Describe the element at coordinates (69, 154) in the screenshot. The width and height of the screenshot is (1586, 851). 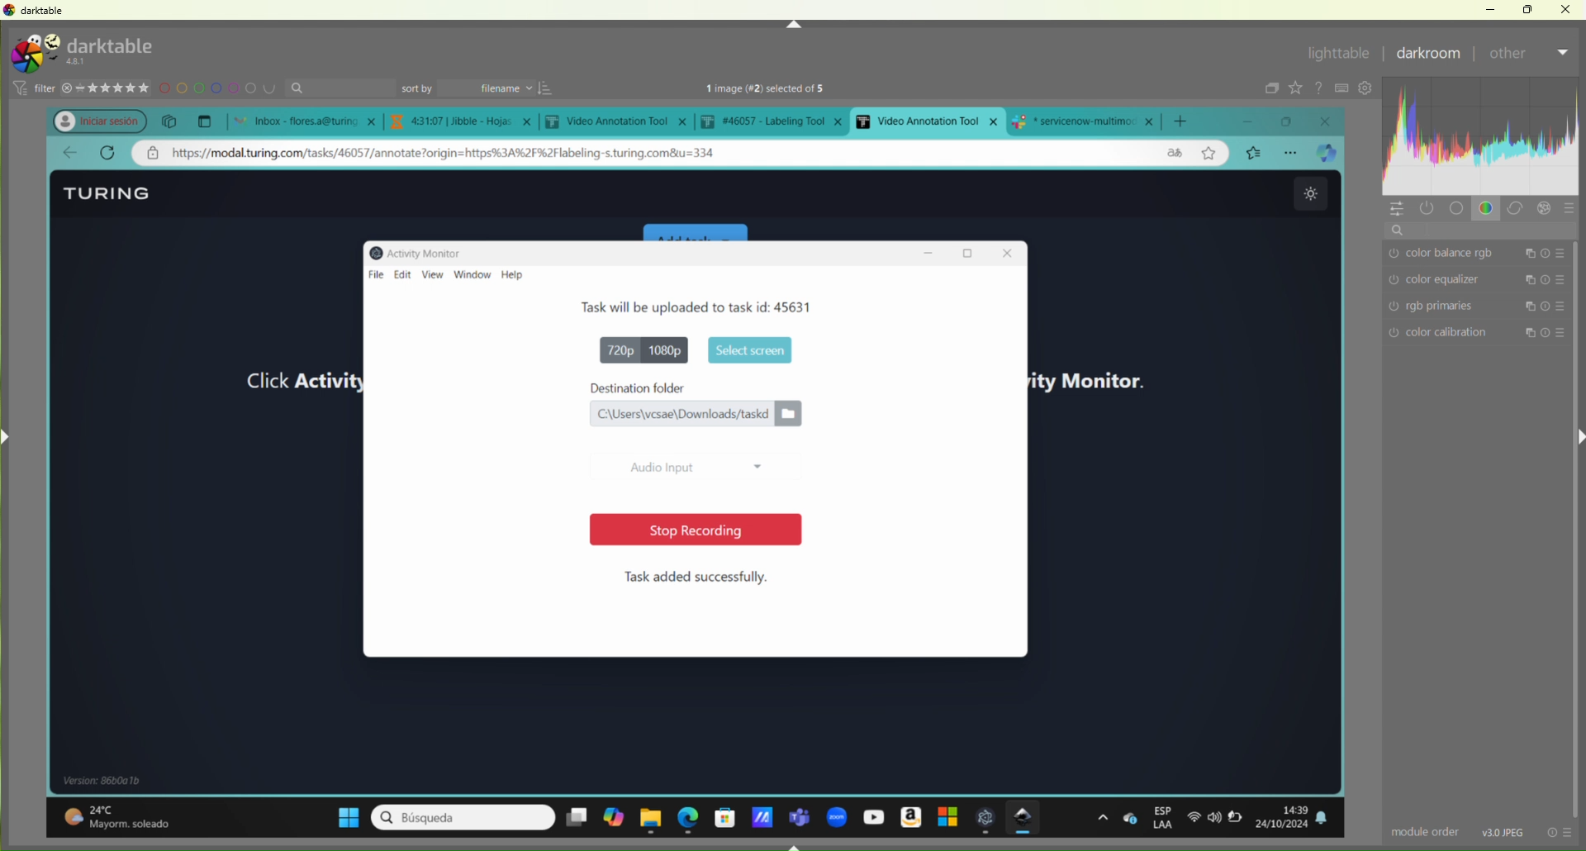
I see `go back` at that location.